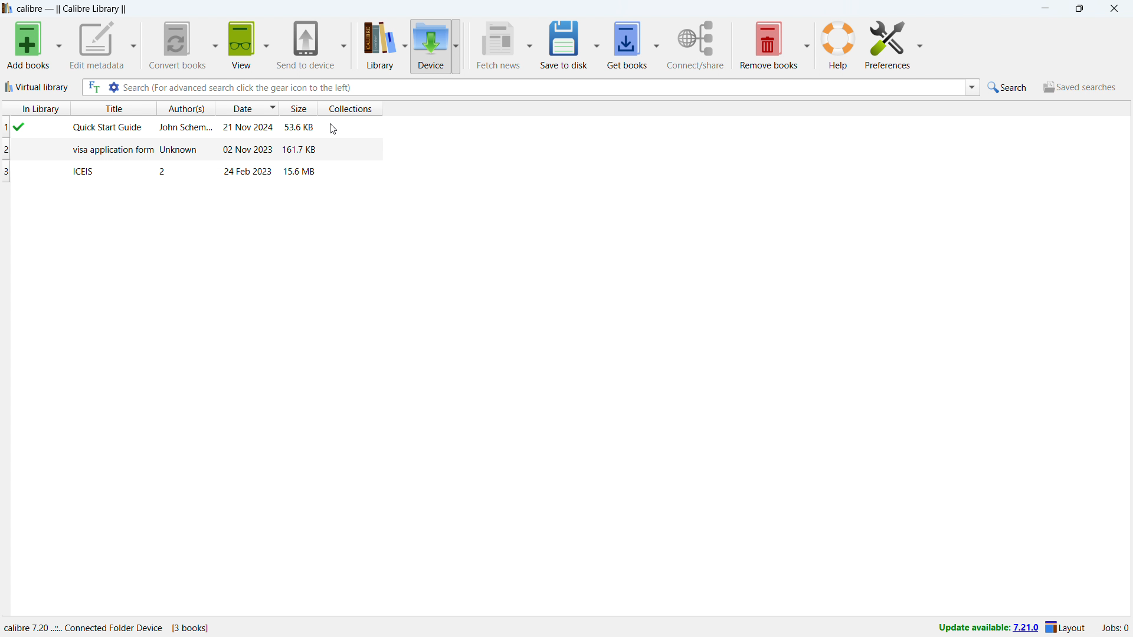 The height and width of the screenshot is (637, 1133). What do you see at coordinates (335, 131) in the screenshot?
I see `cursor` at bounding box center [335, 131].